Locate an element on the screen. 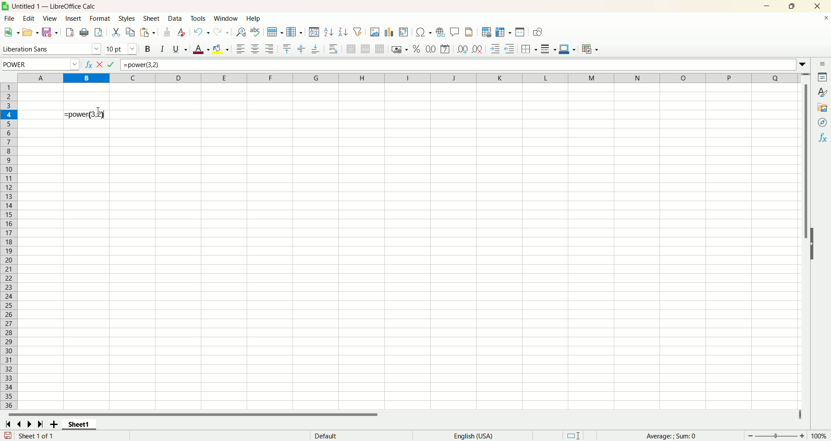 This screenshot has height=441, width=831. format as percent is located at coordinates (415, 49).